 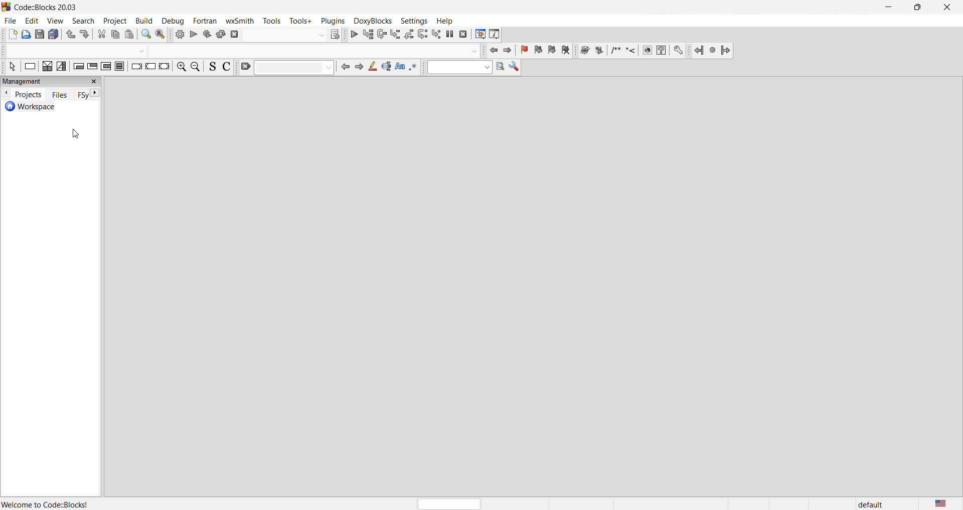 What do you see at coordinates (10, 21) in the screenshot?
I see `file` at bounding box center [10, 21].